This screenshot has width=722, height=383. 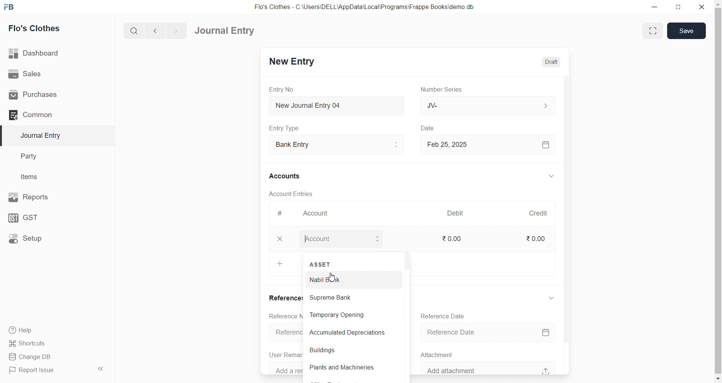 I want to click on Entry Type, so click(x=288, y=128).